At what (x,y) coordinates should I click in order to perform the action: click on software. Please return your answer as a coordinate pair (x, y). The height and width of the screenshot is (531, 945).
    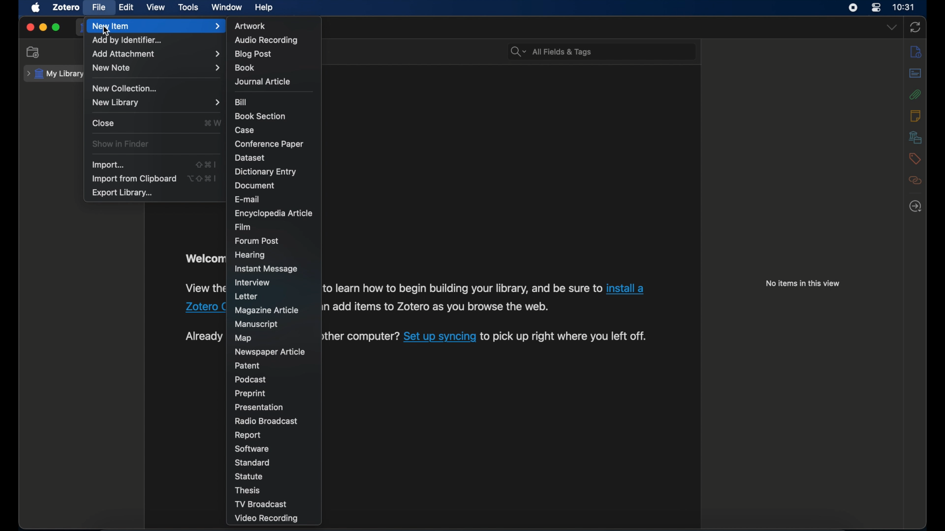
    Looking at the image, I should click on (253, 449).